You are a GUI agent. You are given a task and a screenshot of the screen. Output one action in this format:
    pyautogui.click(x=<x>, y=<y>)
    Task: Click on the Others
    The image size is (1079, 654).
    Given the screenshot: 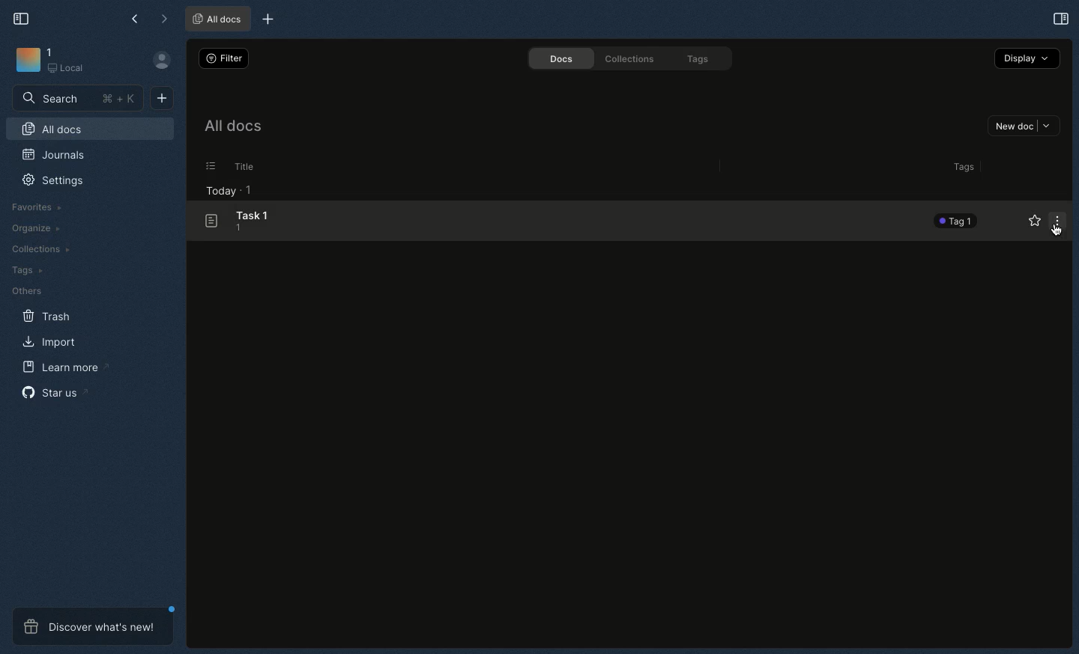 What is the action you would take?
    pyautogui.click(x=26, y=290)
    